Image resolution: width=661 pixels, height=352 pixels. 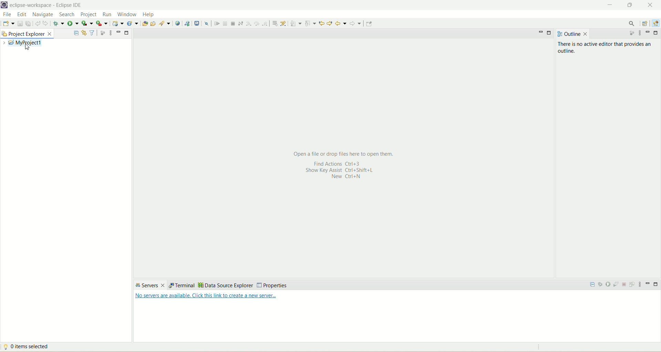 I want to click on maximize, so click(x=657, y=33).